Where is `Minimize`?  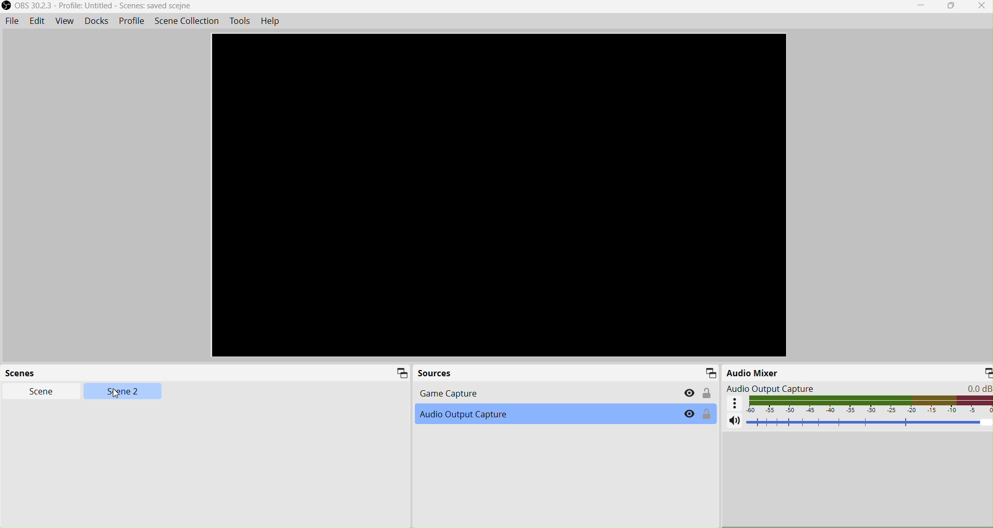
Minimize is located at coordinates (980, 372).